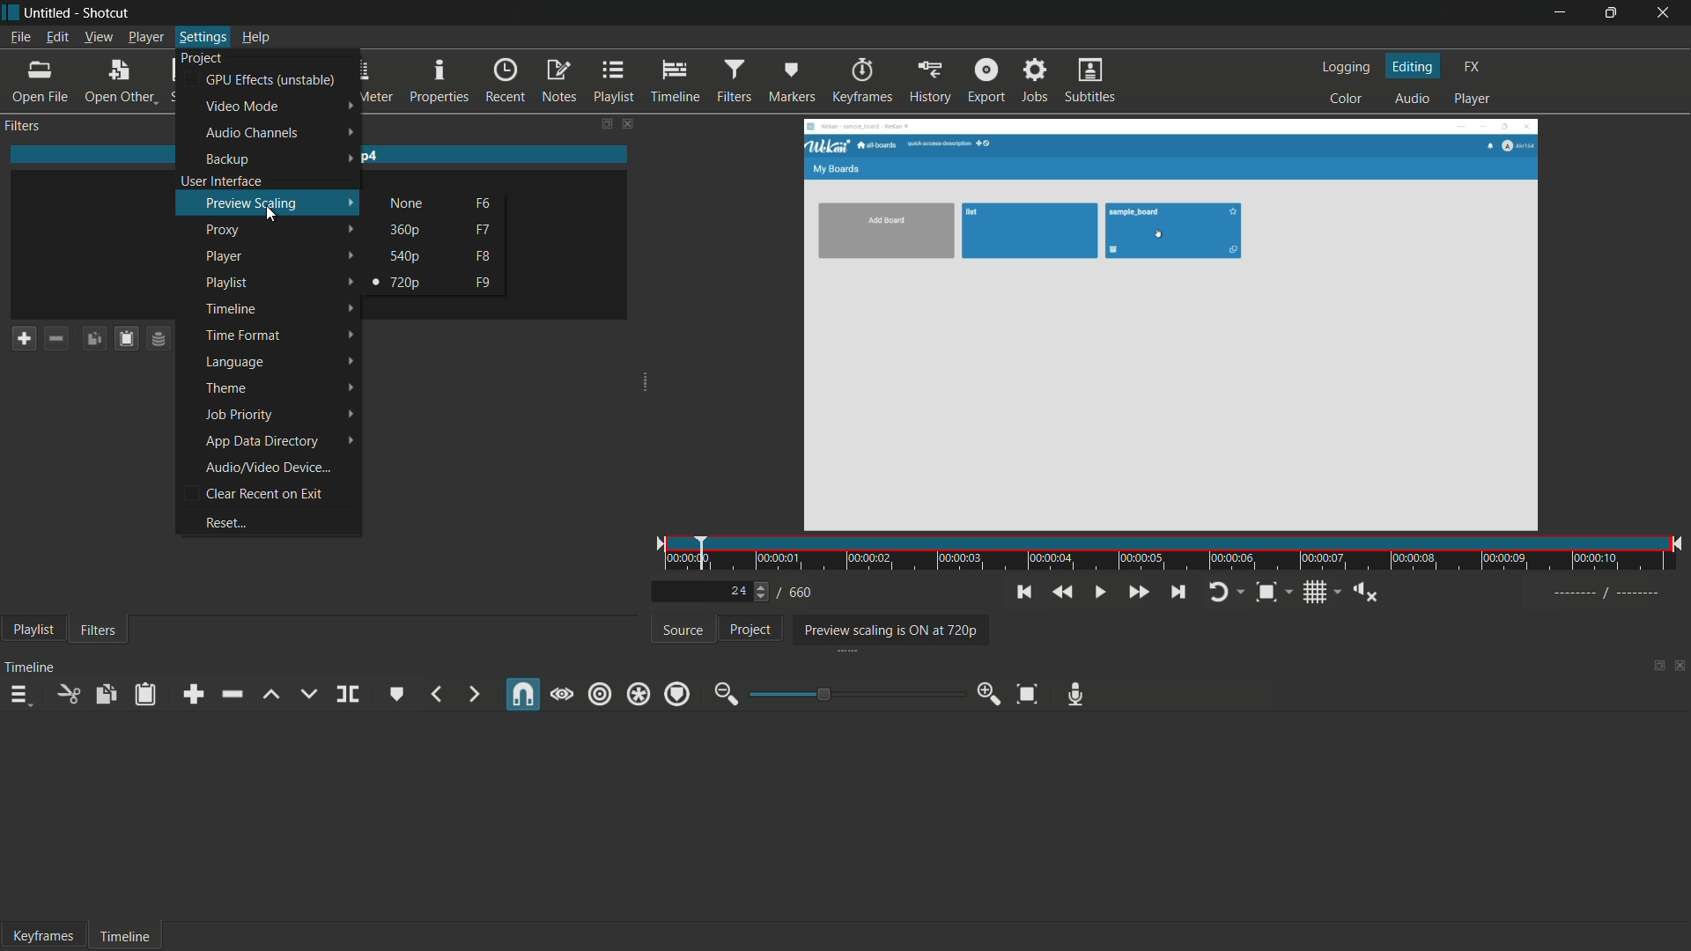 The image size is (1691, 951). I want to click on job priority, so click(237, 415).